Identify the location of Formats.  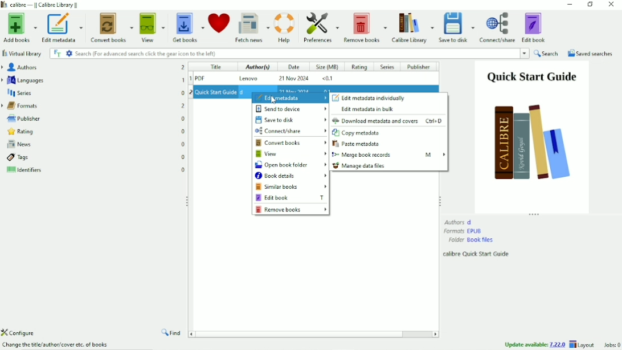
(464, 231).